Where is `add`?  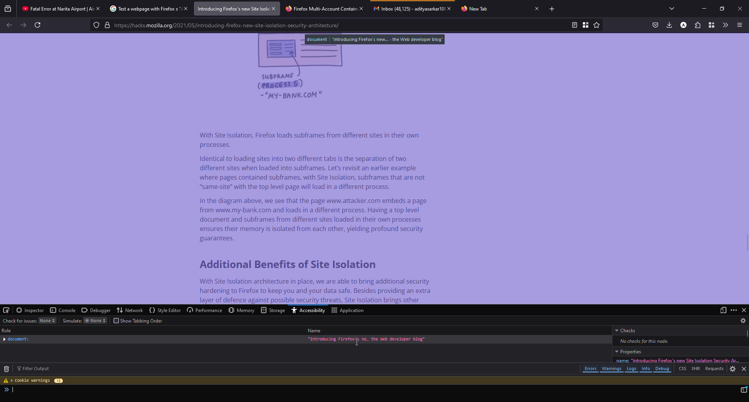 add is located at coordinates (553, 9).